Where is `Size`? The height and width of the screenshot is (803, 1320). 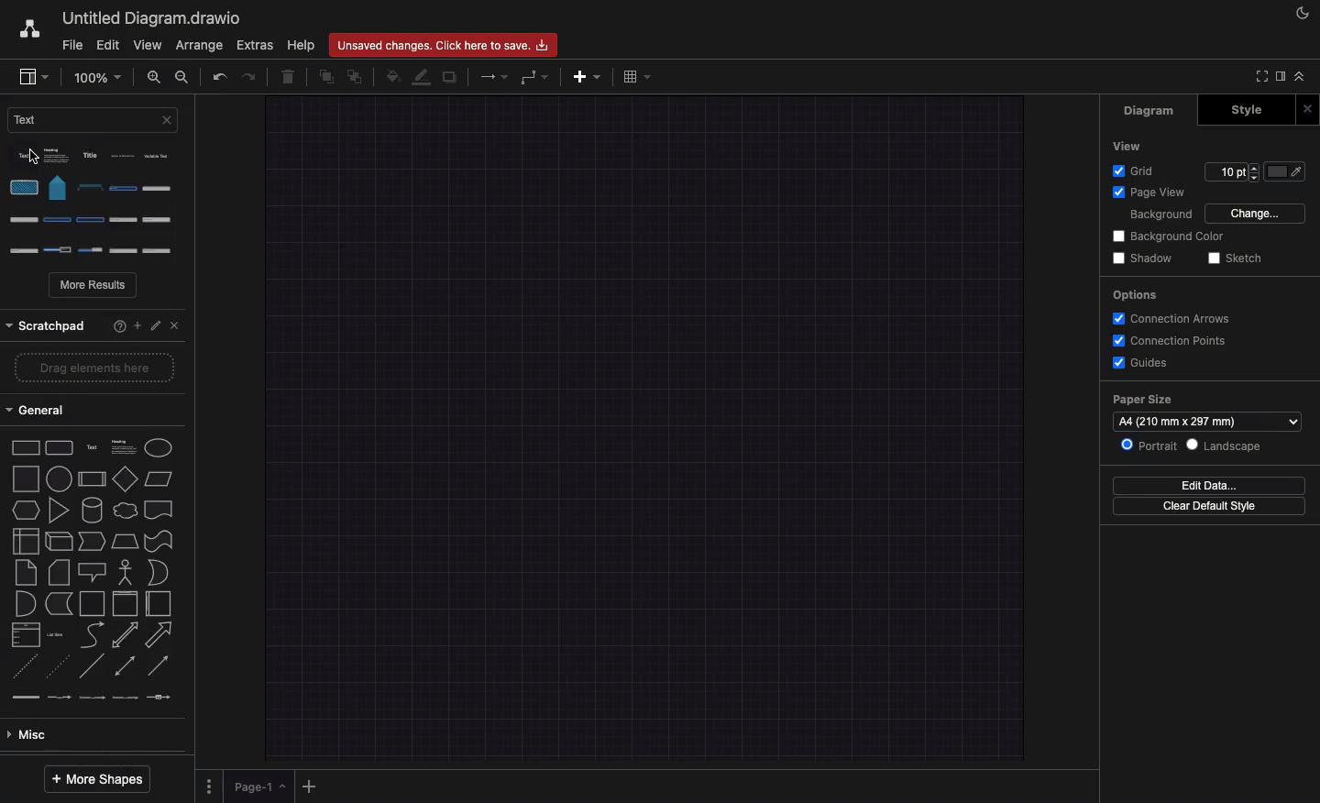
Size is located at coordinates (1232, 172).